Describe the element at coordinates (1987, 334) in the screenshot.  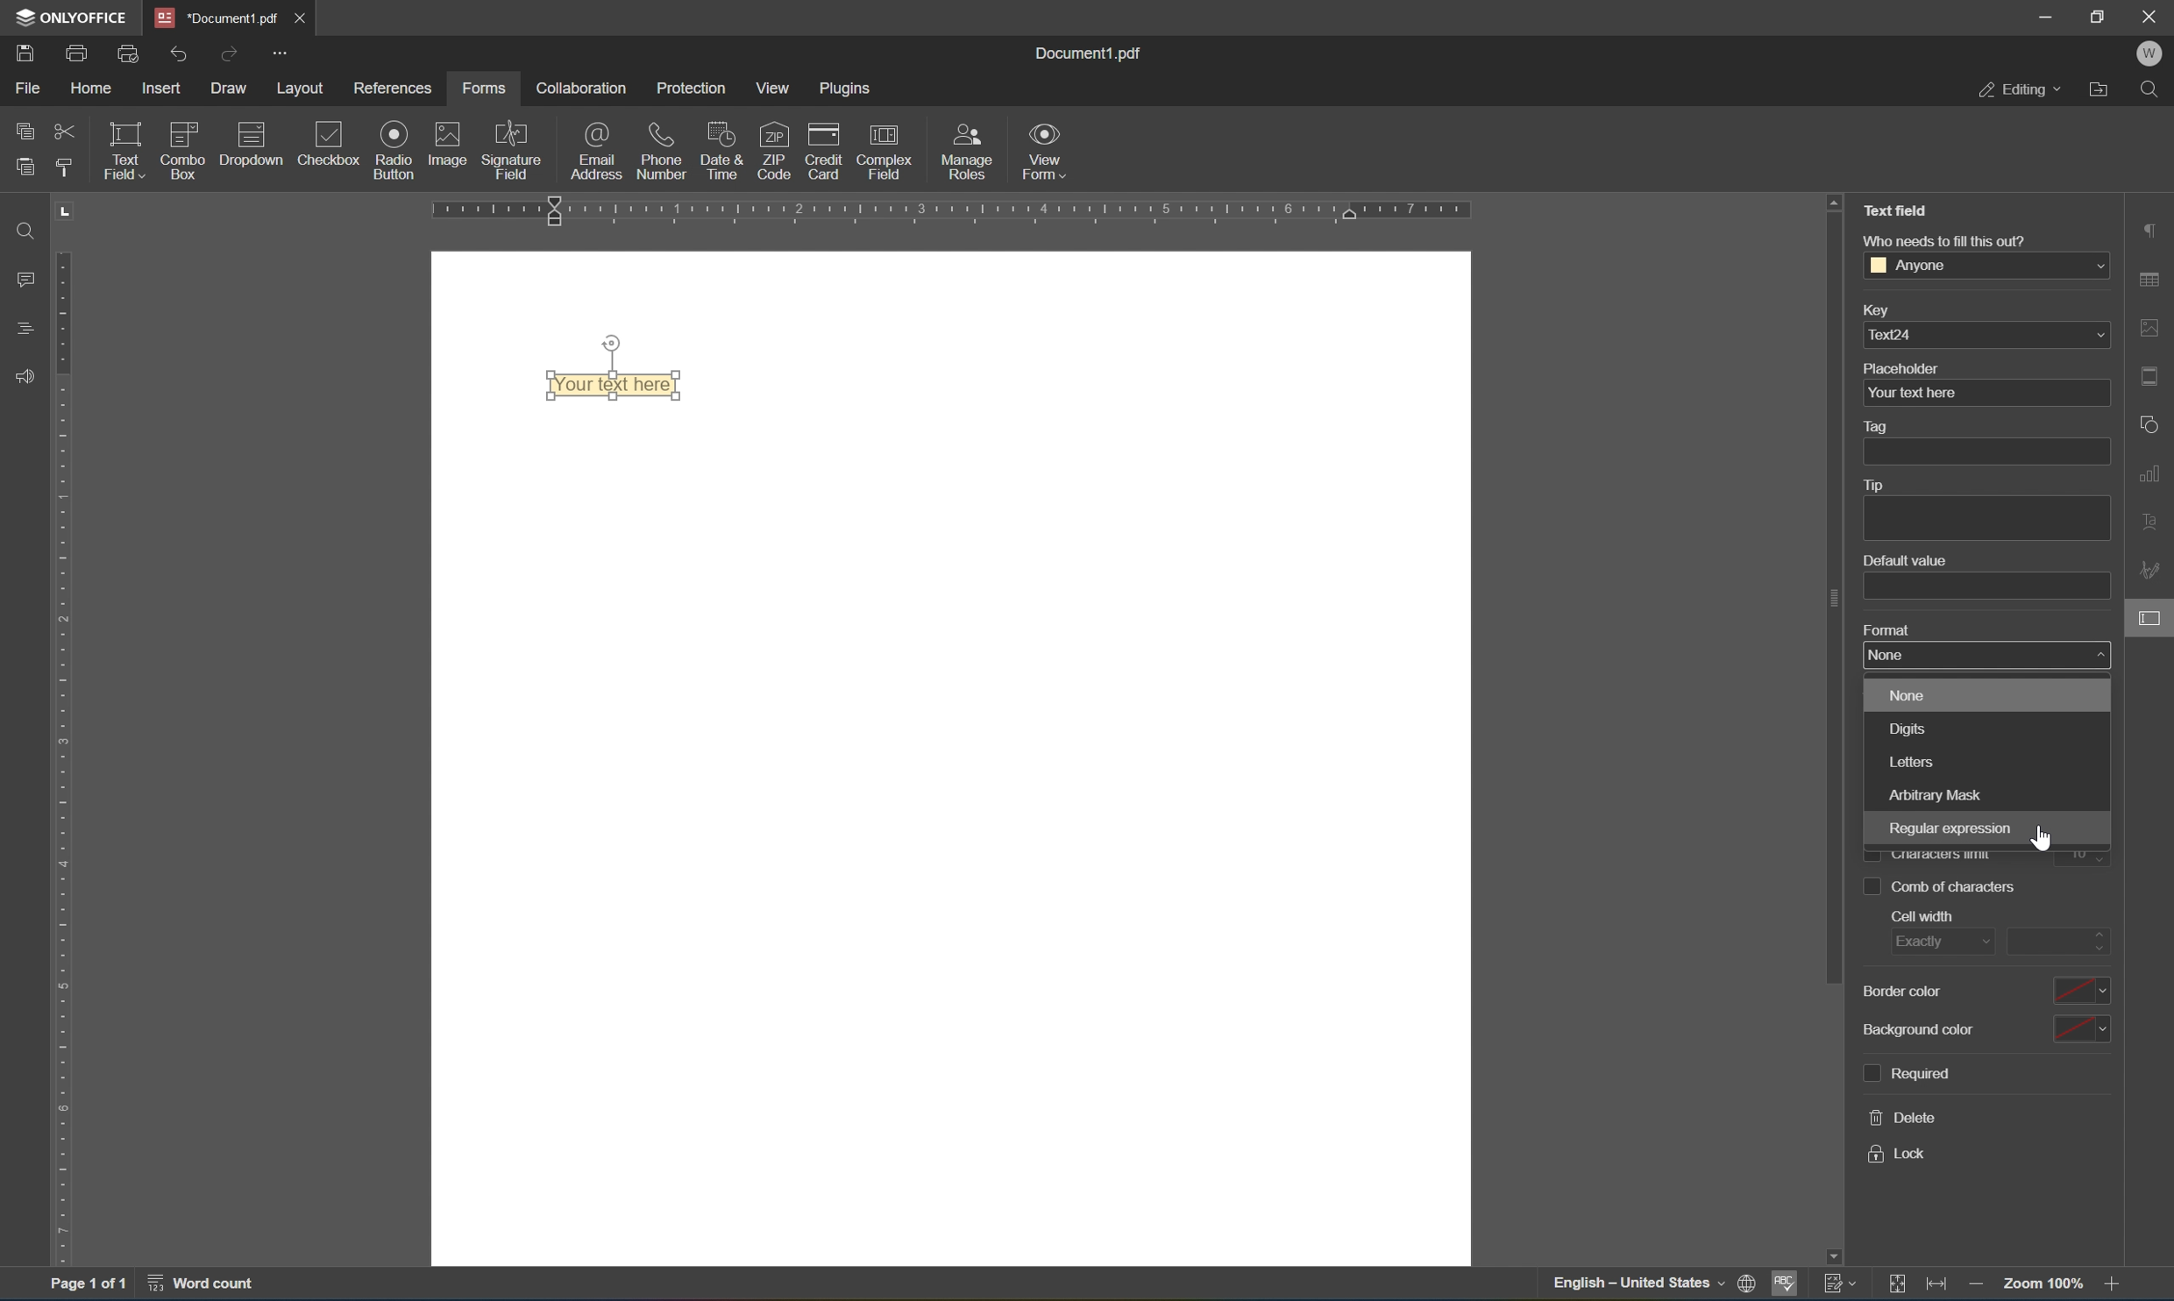
I see `text24` at that location.